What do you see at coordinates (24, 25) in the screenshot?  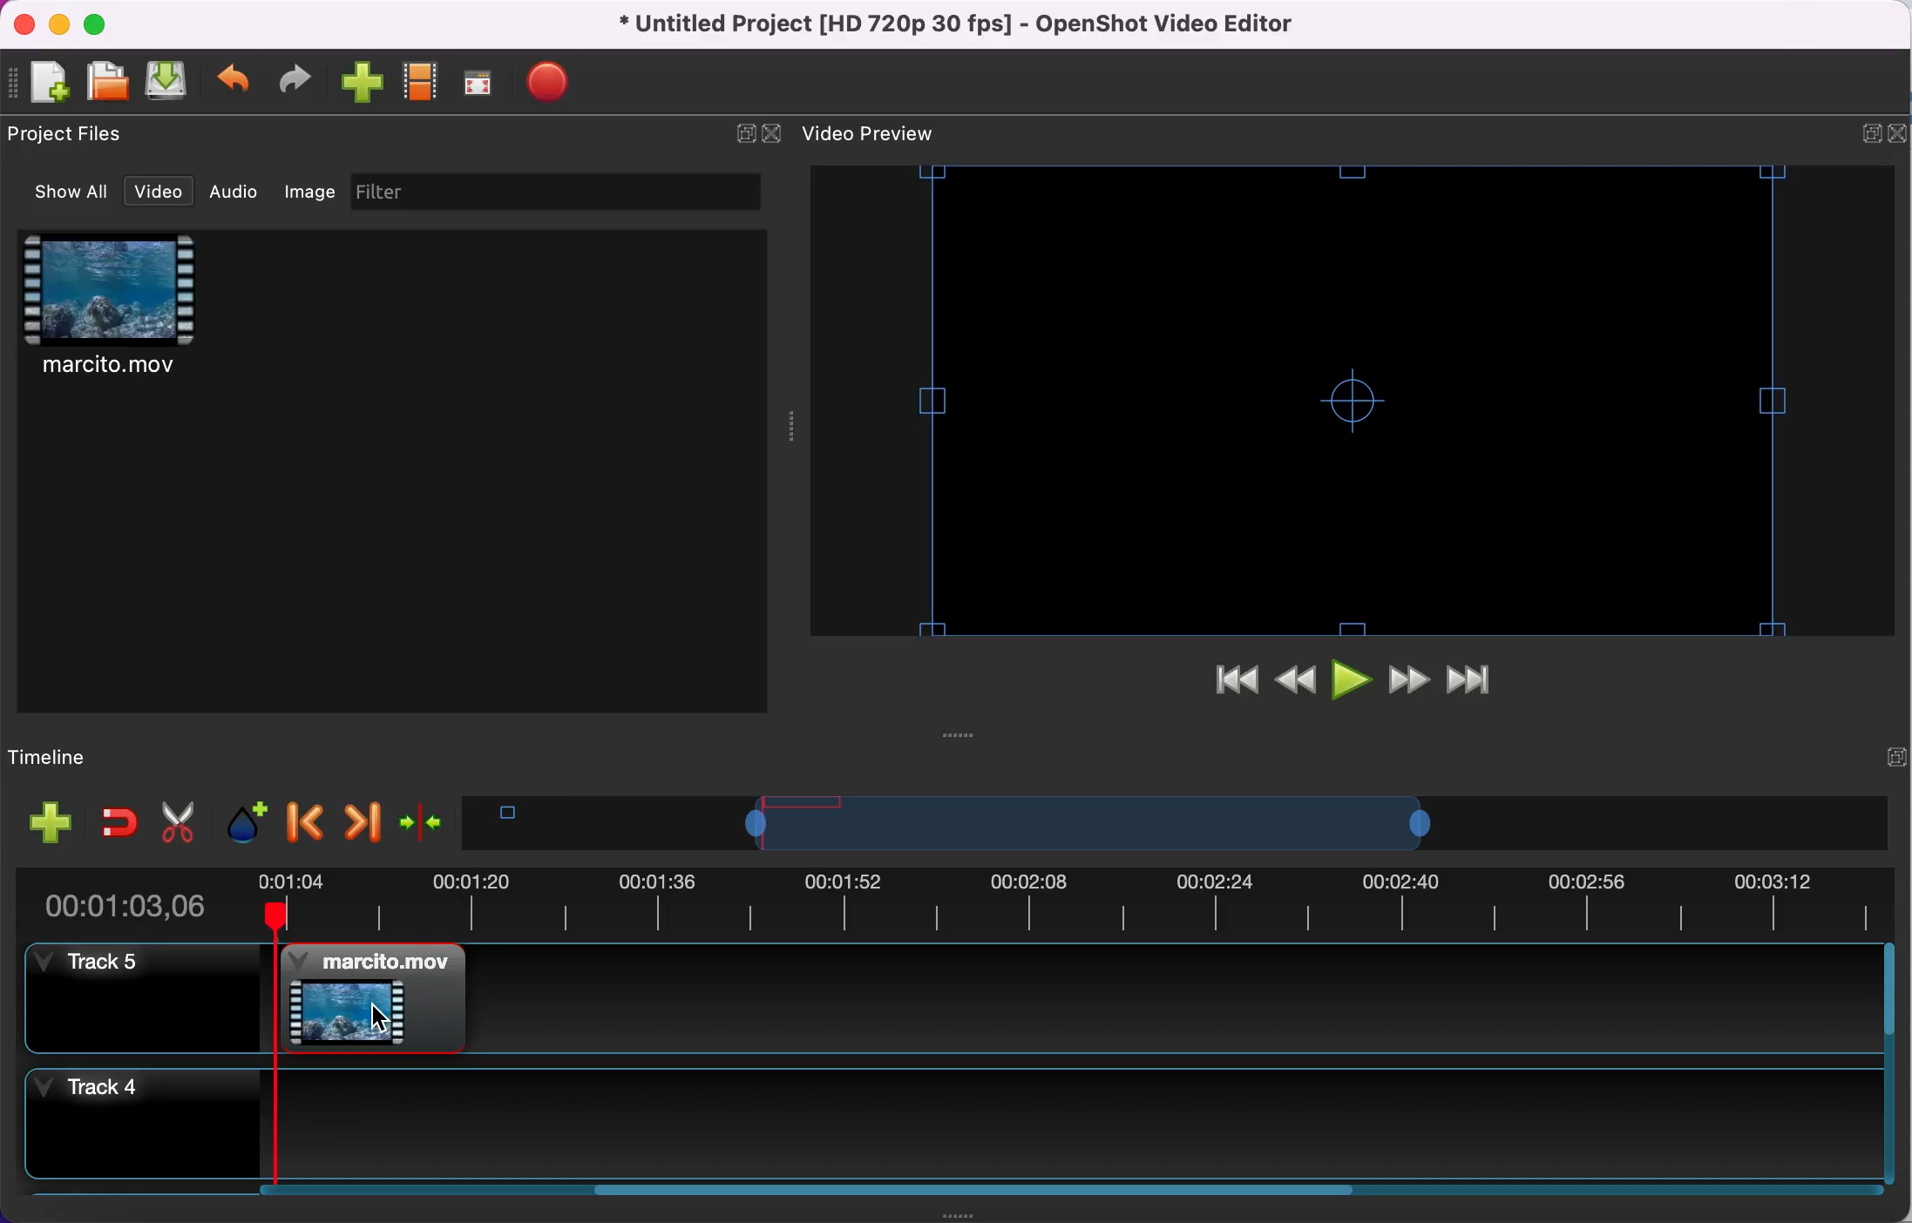 I see `close` at bounding box center [24, 25].